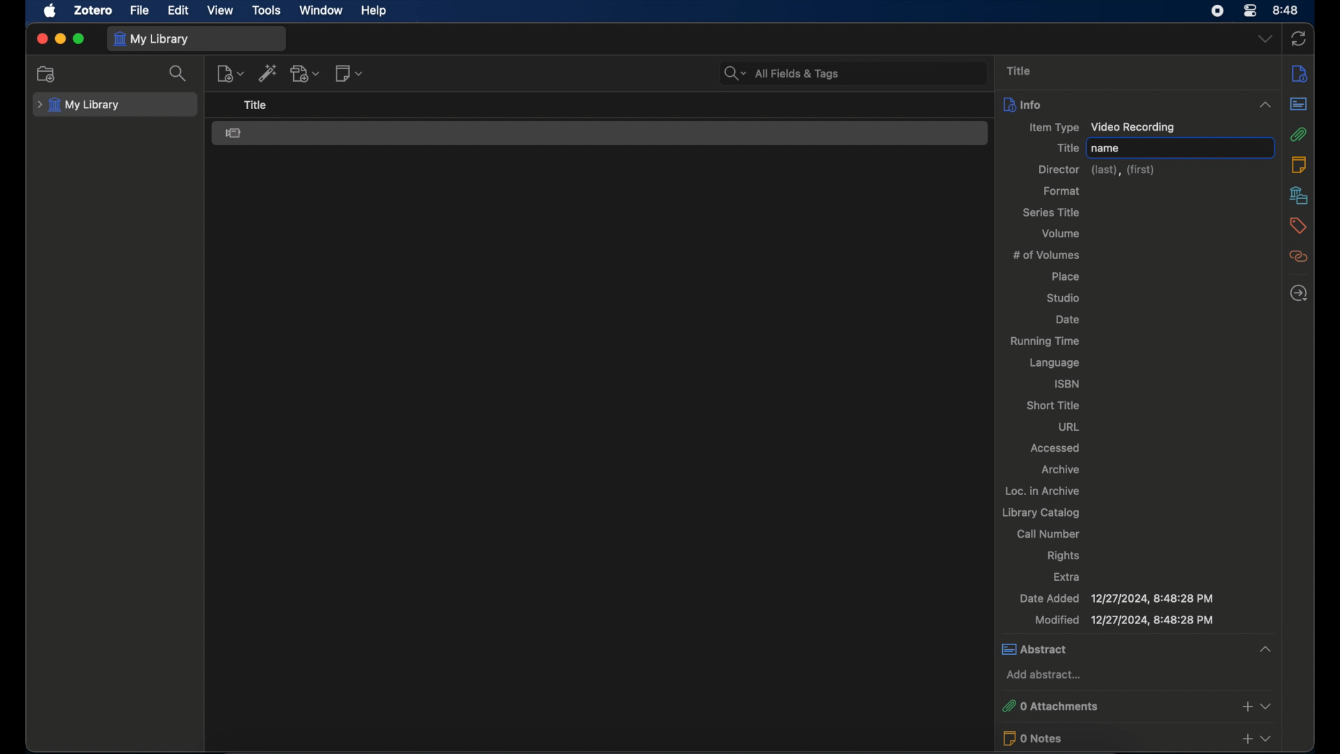  Describe the element at coordinates (1138, 104) in the screenshot. I see `info` at that location.